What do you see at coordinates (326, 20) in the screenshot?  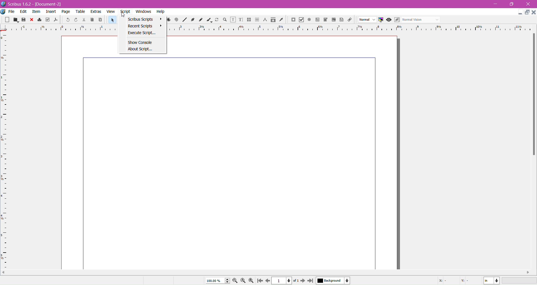 I see `PDF Combo Box` at bounding box center [326, 20].